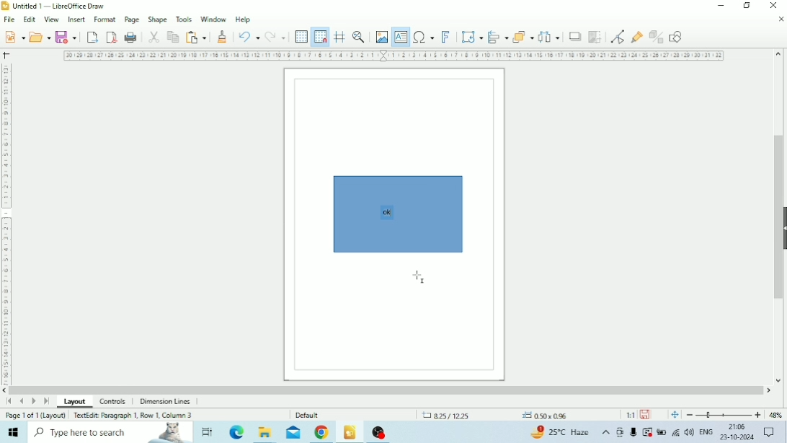 This screenshot has width=787, height=443. I want to click on Toggle Extrusion, so click(656, 37).